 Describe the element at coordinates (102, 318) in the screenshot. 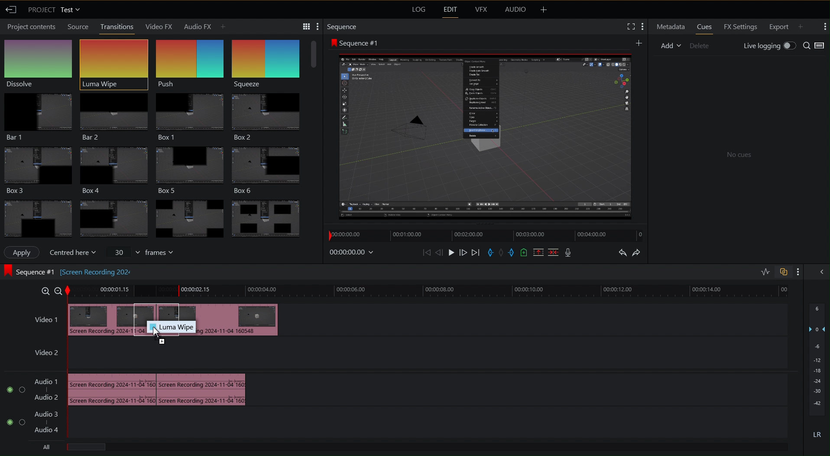

I see `Transition dragged` at that location.